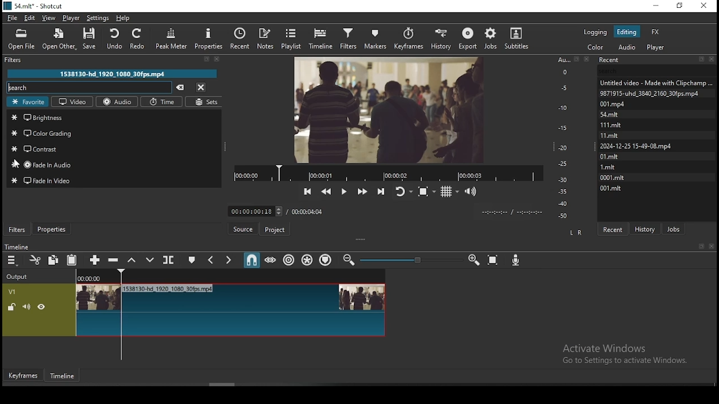 The height and width of the screenshot is (404, 719). Describe the element at coordinates (699, 246) in the screenshot. I see `Book mark` at that location.